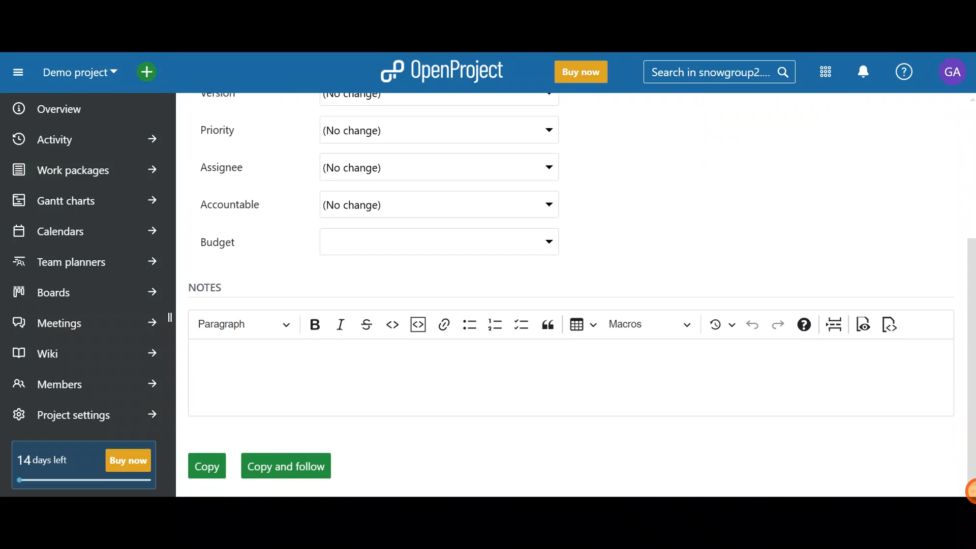 This screenshot has width=976, height=549. What do you see at coordinates (822, 74) in the screenshot?
I see `Modules` at bounding box center [822, 74].